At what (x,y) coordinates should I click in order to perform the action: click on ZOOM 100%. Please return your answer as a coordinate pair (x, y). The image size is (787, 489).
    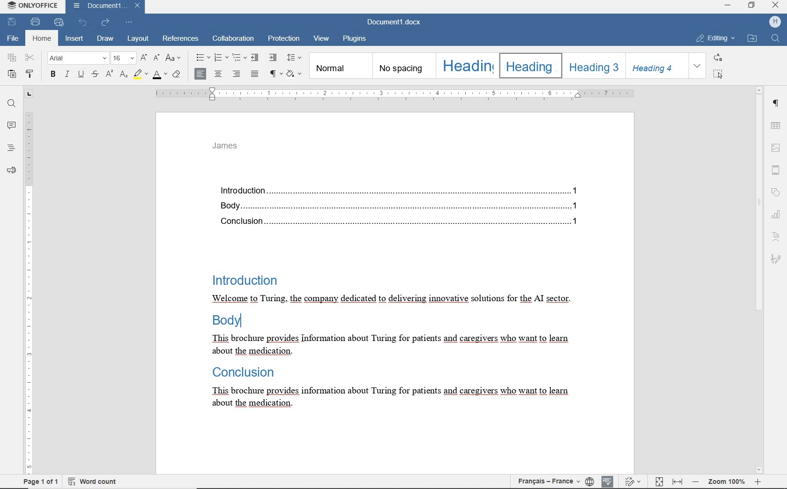
    Looking at the image, I should click on (725, 482).